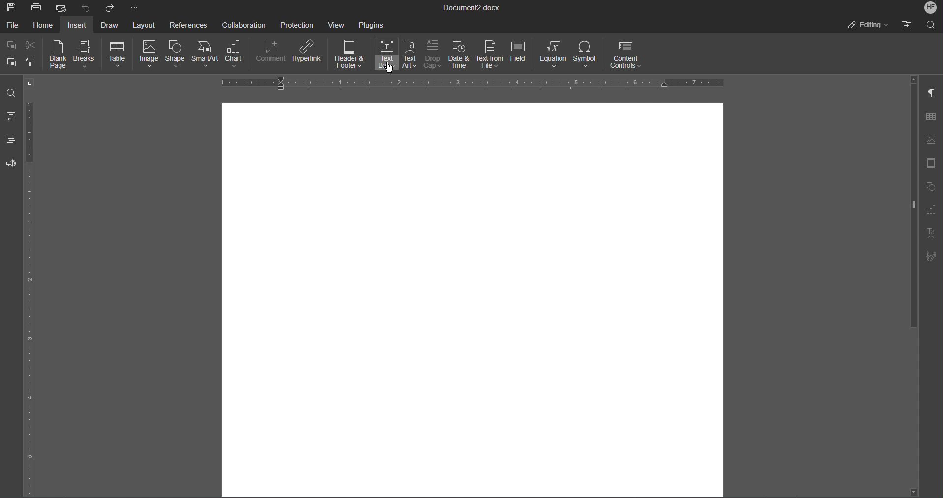  Describe the element at coordinates (386, 54) in the screenshot. I see `Text Box` at that location.